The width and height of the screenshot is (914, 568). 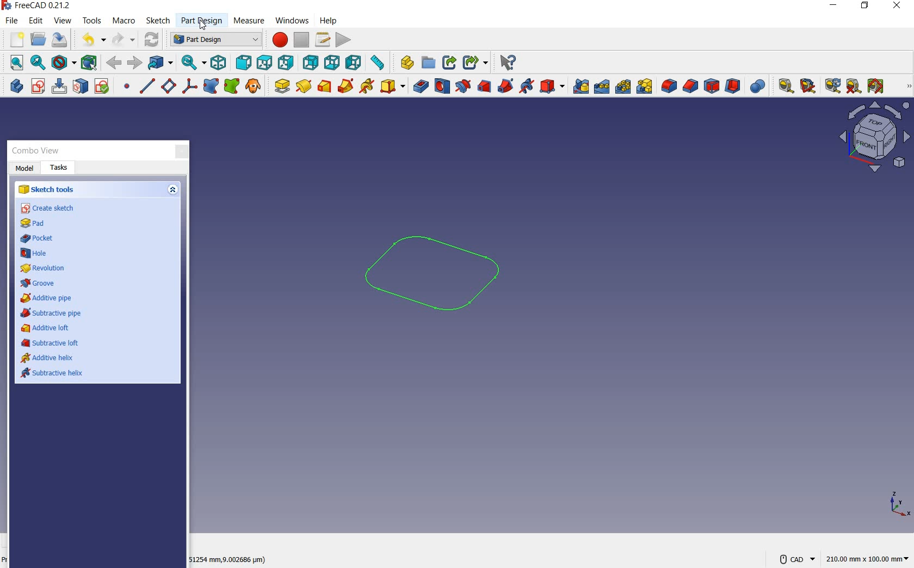 I want to click on create sketch, so click(x=48, y=208).